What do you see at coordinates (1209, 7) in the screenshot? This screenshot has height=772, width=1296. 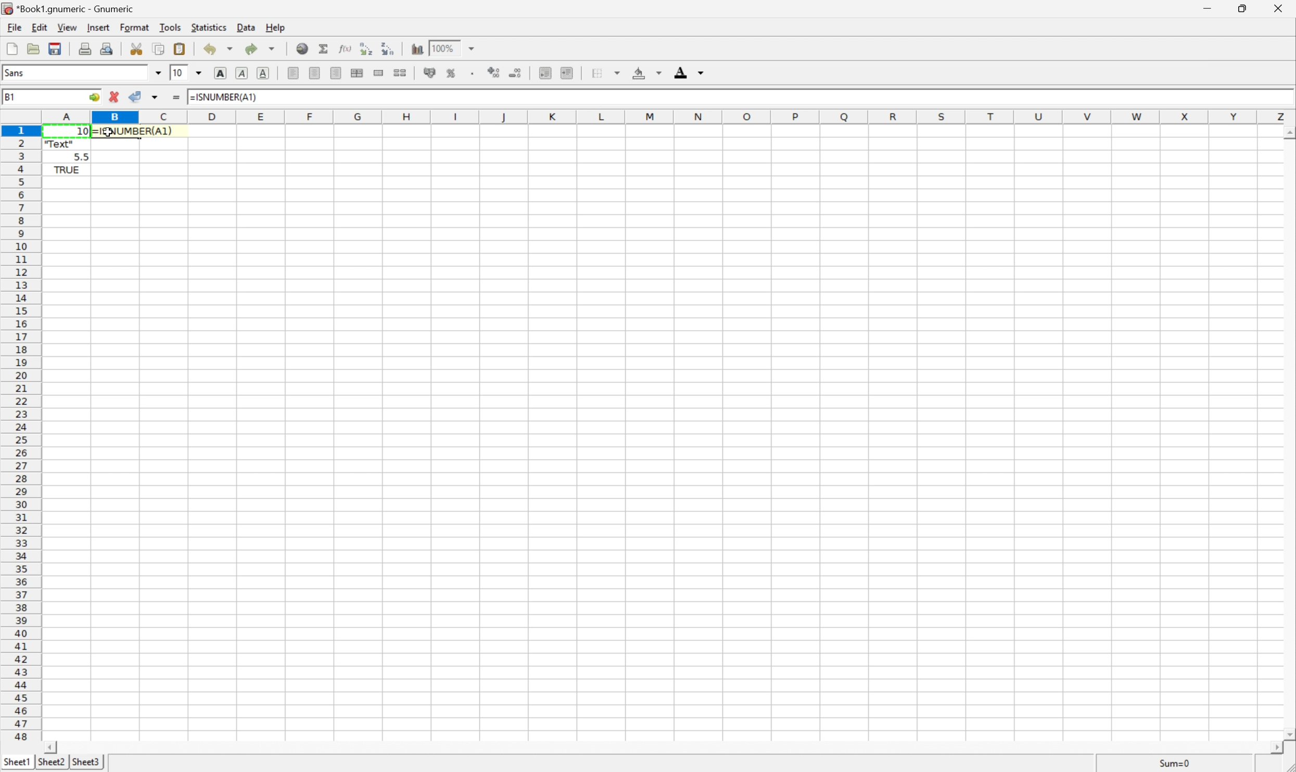 I see `Minimize` at bounding box center [1209, 7].